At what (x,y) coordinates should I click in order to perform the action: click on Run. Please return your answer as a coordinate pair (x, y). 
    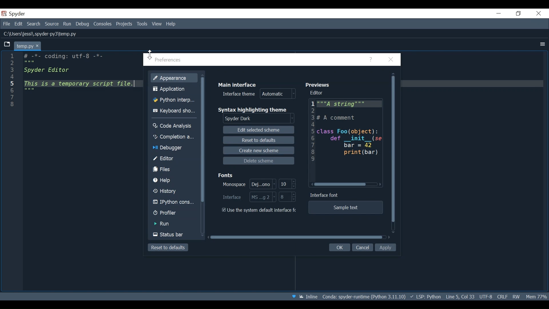
    Looking at the image, I should click on (67, 24).